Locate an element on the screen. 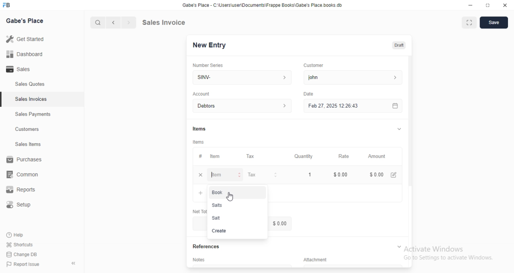 The width and height of the screenshot is (514, 273). Date is located at coordinates (309, 93).